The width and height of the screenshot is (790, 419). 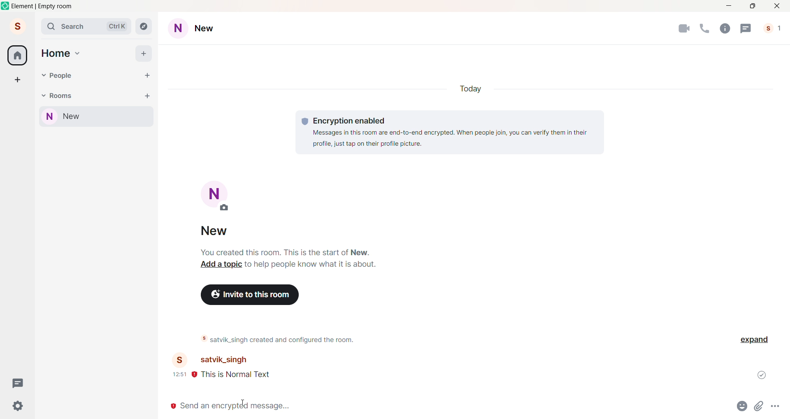 What do you see at coordinates (760, 408) in the screenshot?
I see `Attachments` at bounding box center [760, 408].